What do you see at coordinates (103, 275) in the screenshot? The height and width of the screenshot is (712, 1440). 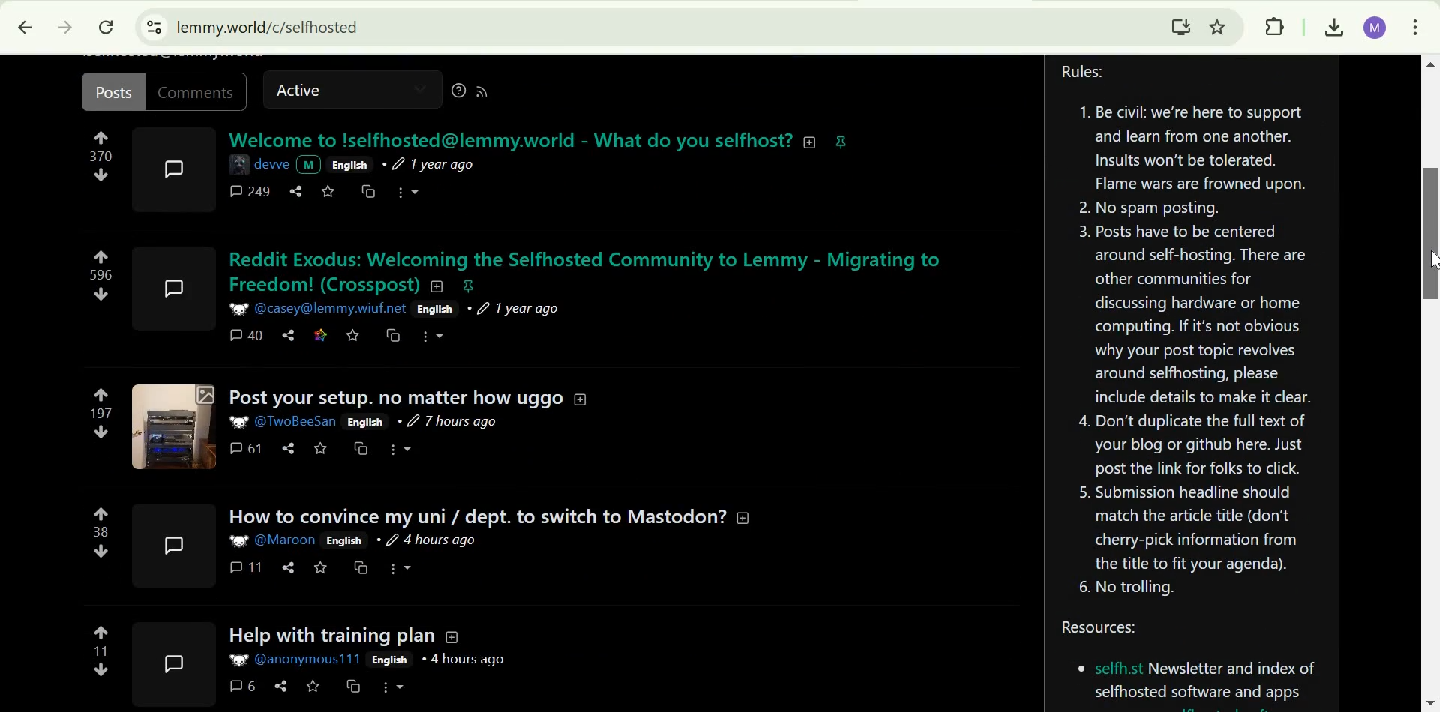 I see `596 points` at bounding box center [103, 275].